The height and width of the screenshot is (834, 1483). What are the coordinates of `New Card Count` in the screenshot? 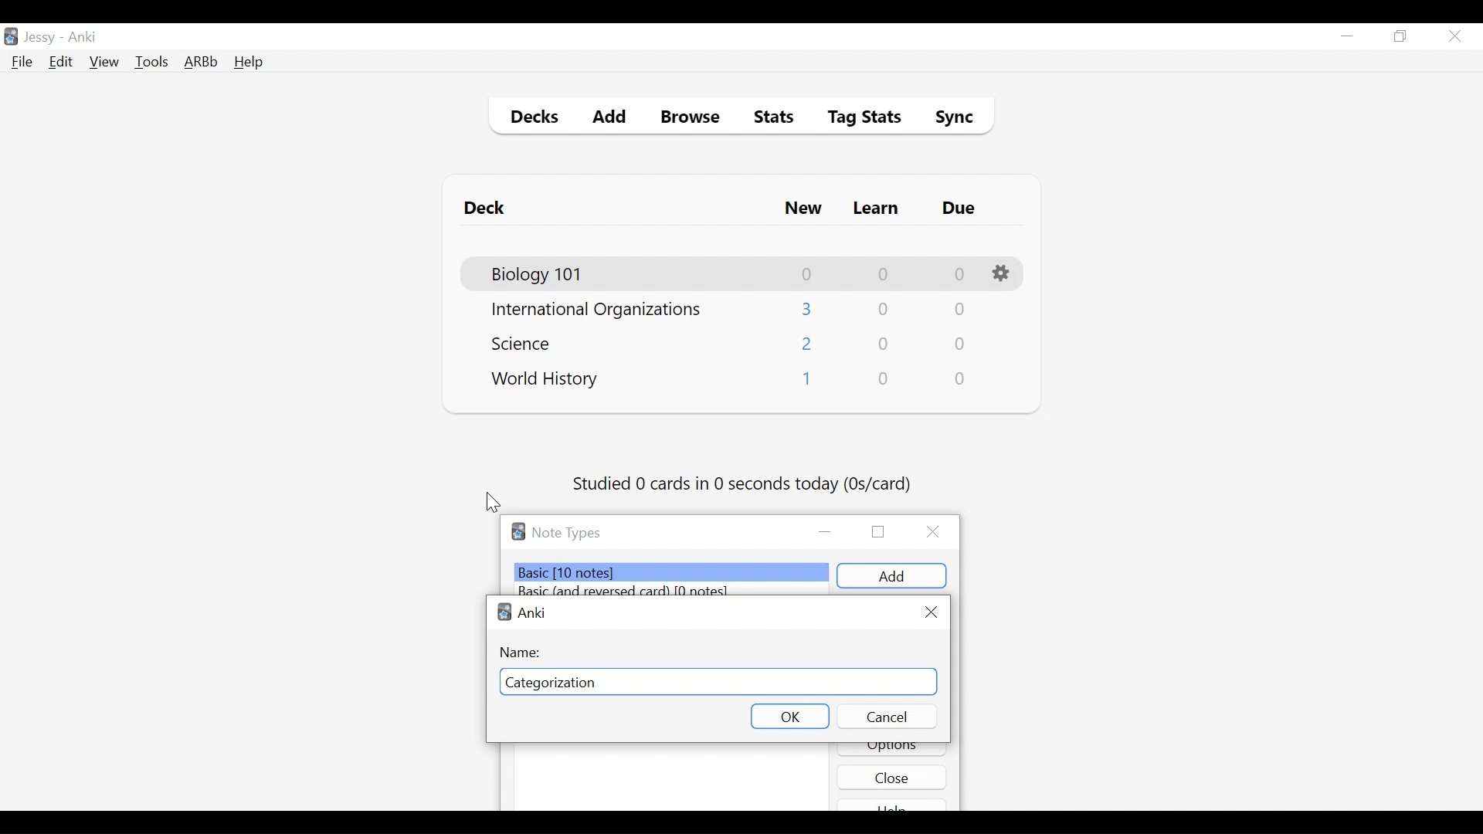 It's located at (808, 345).